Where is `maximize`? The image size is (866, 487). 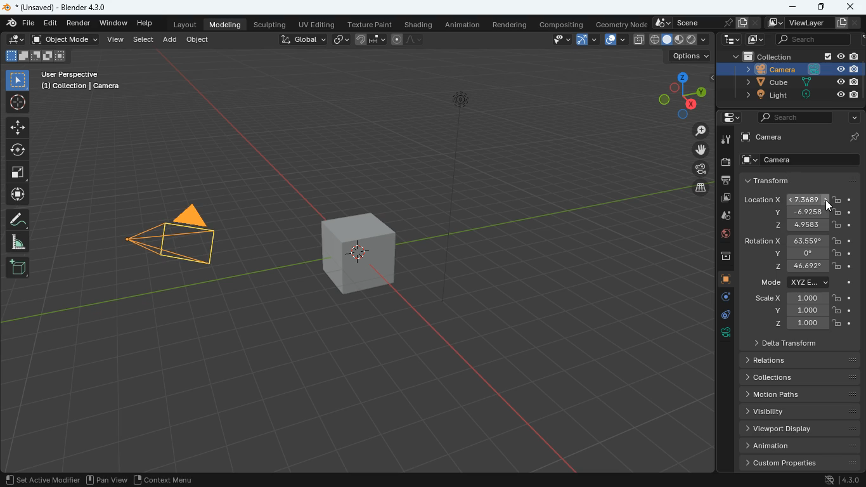 maximize is located at coordinates (820, 6).